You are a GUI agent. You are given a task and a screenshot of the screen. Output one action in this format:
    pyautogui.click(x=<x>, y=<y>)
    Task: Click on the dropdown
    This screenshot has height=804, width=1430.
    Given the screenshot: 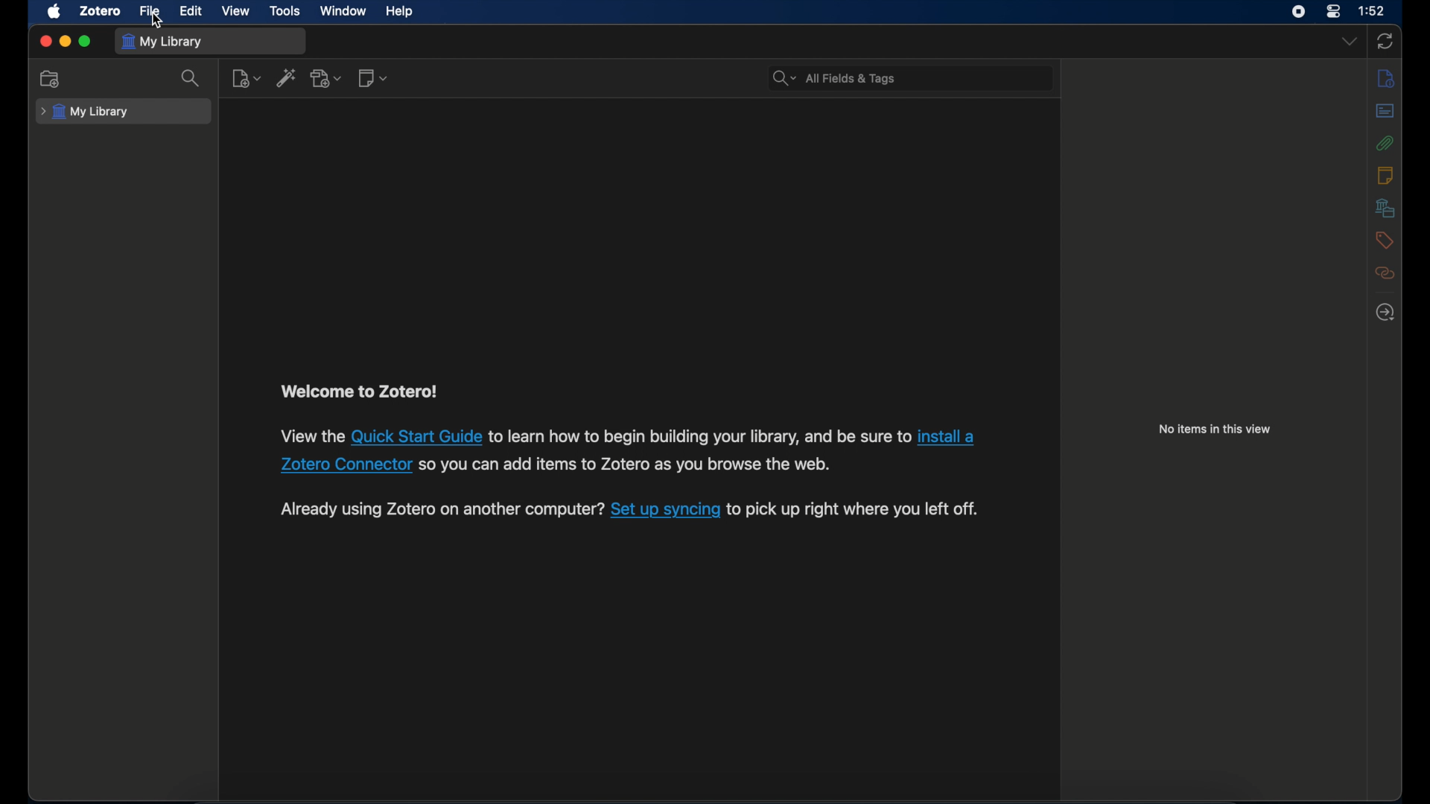 What is the action you would take?
    pyautogui.click(x=1350, y=42)
    